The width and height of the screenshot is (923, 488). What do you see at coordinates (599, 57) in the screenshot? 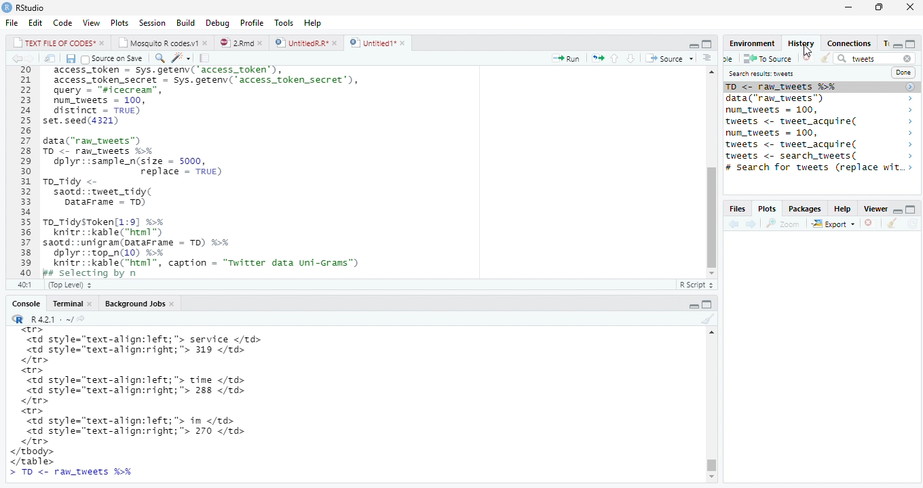
I see `rerun` at bounding box center [599, 57].